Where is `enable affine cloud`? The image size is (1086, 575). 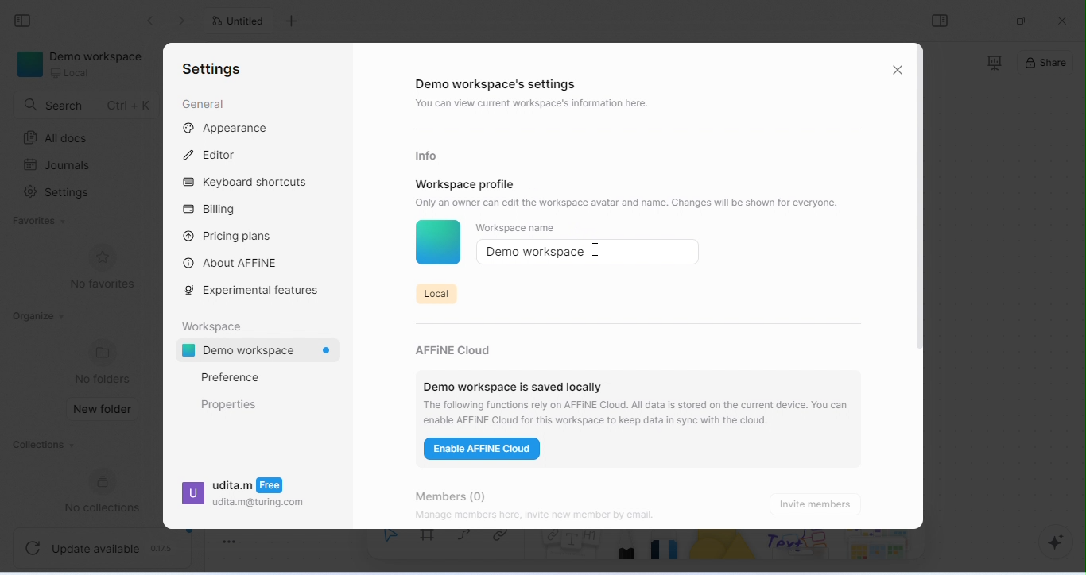
enable affine cloud is located at coordinates (484, 451).